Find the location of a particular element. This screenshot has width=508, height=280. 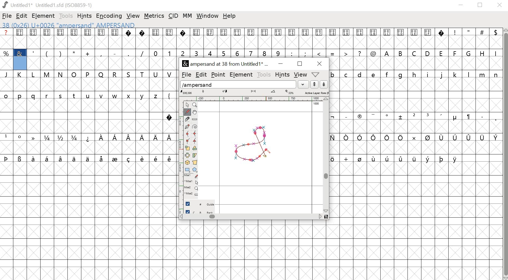

z is located at coordinates (157, 95).